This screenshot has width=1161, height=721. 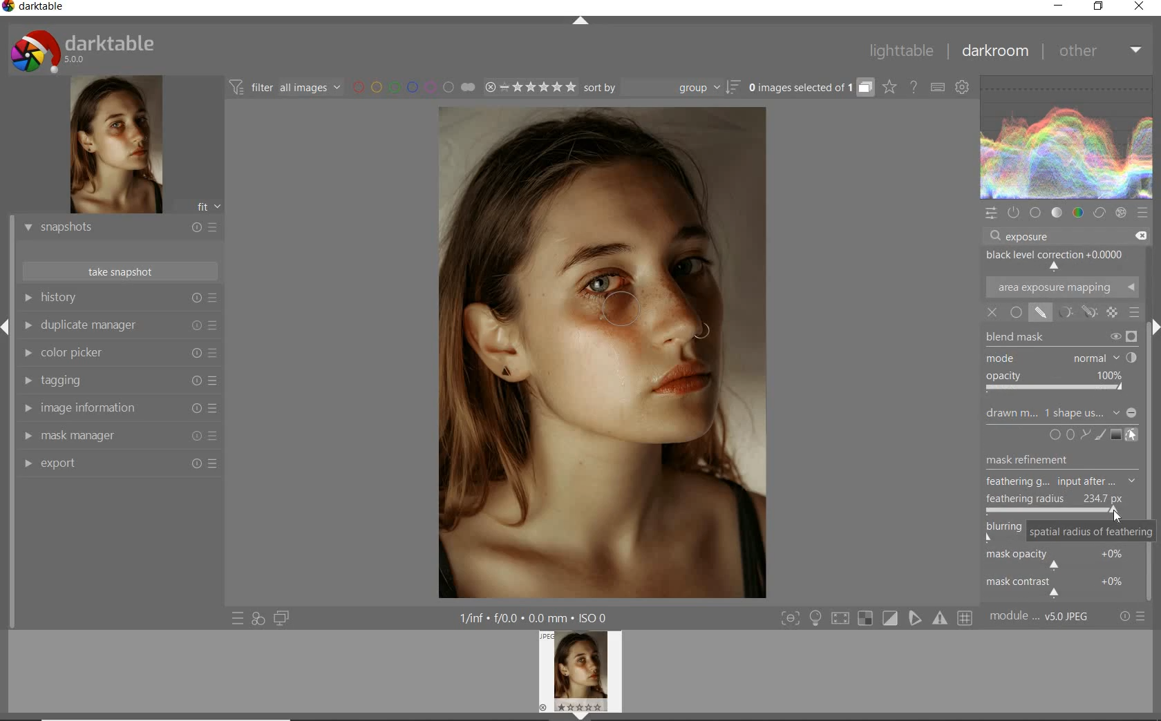 I want to click on ADD GRADIENT, so click(x=1115, y=435).